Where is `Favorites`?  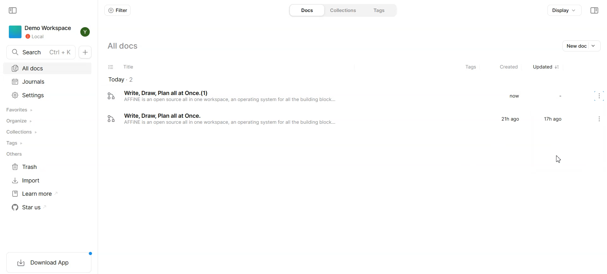 Favorites is located at coordinates (47, 110).